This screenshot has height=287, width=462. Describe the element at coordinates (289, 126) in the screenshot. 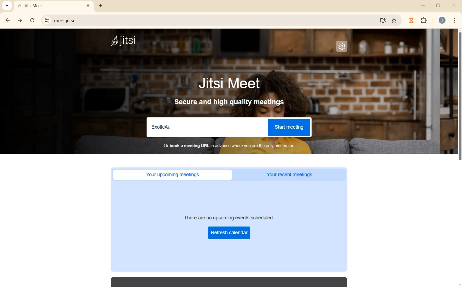

I see `start meeting` at that location.